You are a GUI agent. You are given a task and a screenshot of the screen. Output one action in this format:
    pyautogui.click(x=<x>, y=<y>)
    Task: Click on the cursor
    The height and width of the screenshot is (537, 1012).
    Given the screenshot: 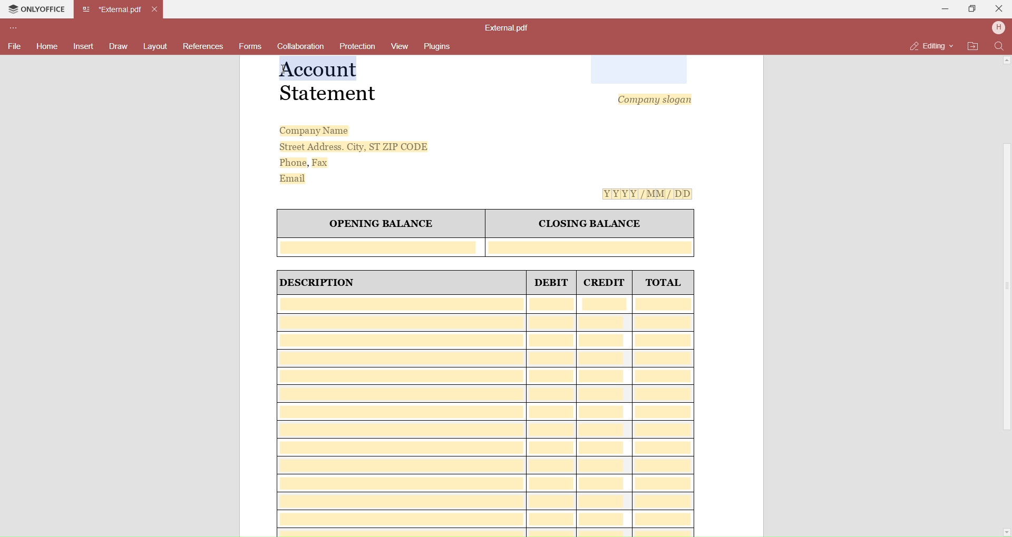 What is the action you would take?
    pyautogui.click(x=285, y=71)
    